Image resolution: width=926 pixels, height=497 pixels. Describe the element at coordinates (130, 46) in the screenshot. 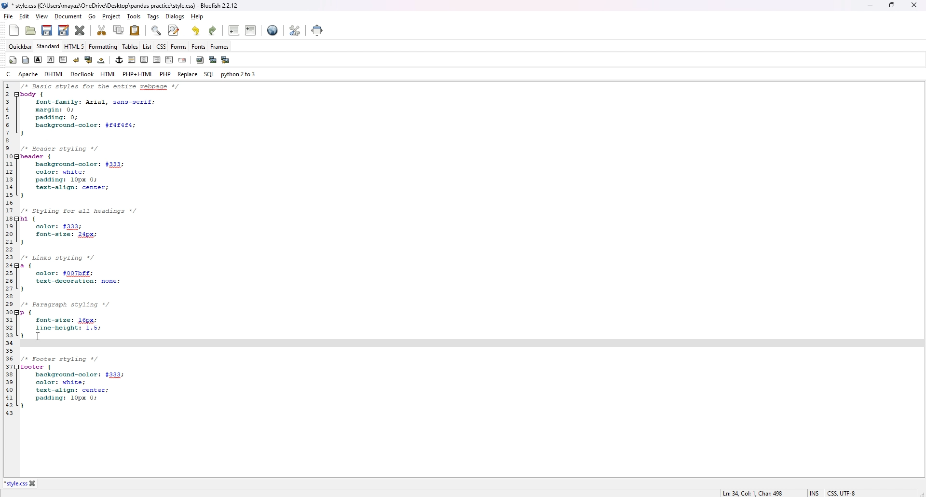

I see `tables` at that location.